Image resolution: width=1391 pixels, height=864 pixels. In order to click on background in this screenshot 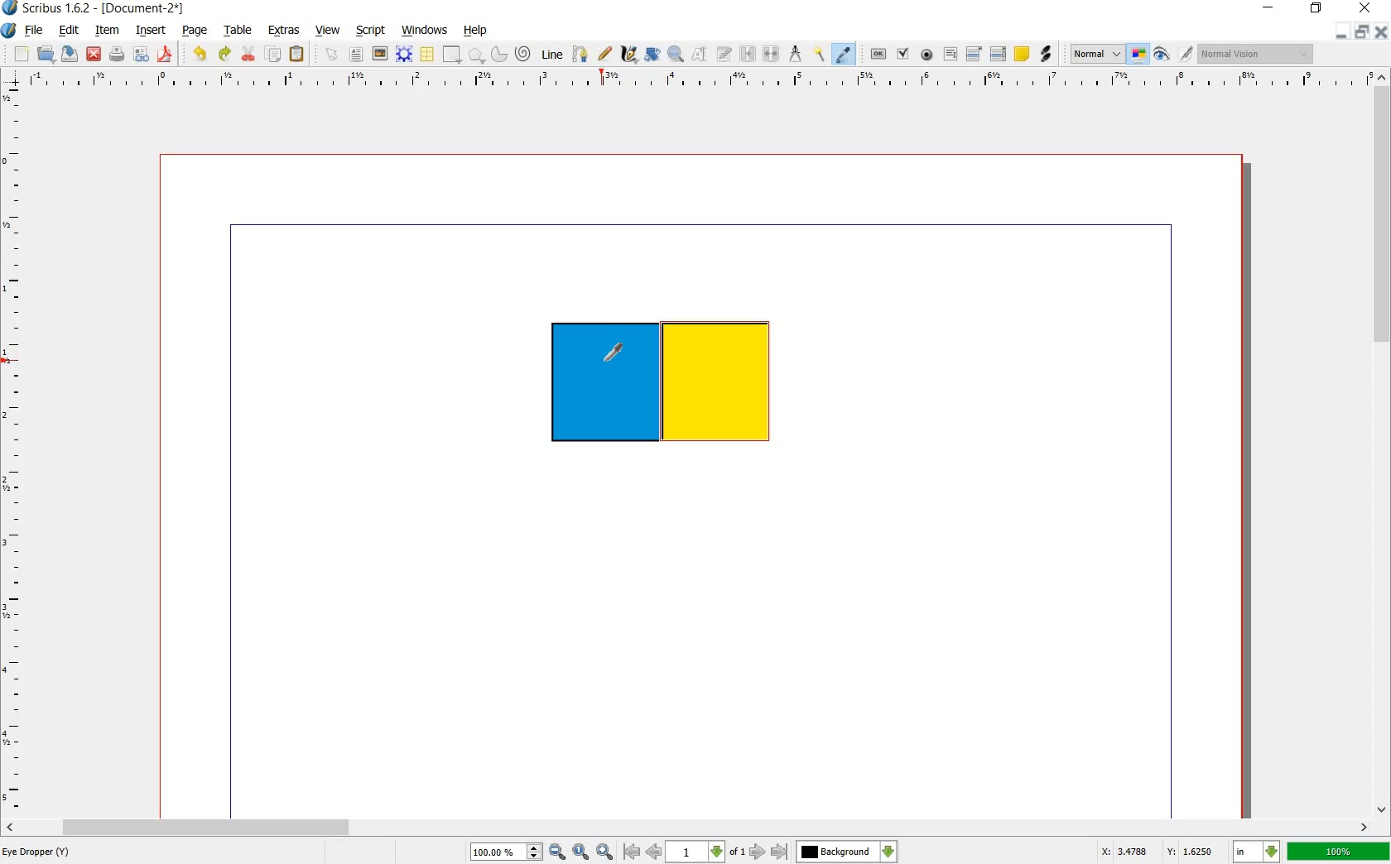, I will do `click(848, 851)`.